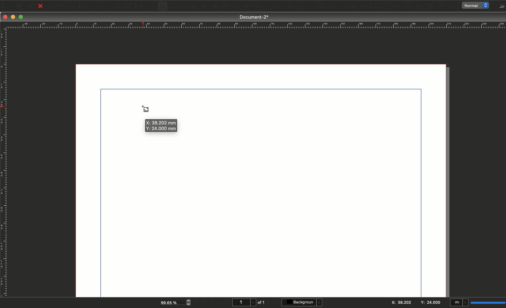 The width and height of the screenshot is (506, 308). Describe the element at coordinates (430, 303) in the screenshot. I see `Y: 24.000` at that location.